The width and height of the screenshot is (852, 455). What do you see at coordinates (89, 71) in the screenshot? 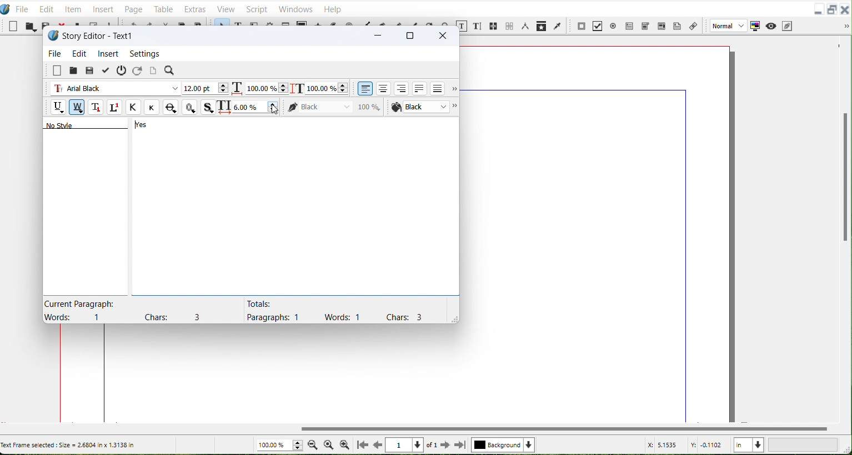
I see `Save from file` at bounding box center [89, 71].